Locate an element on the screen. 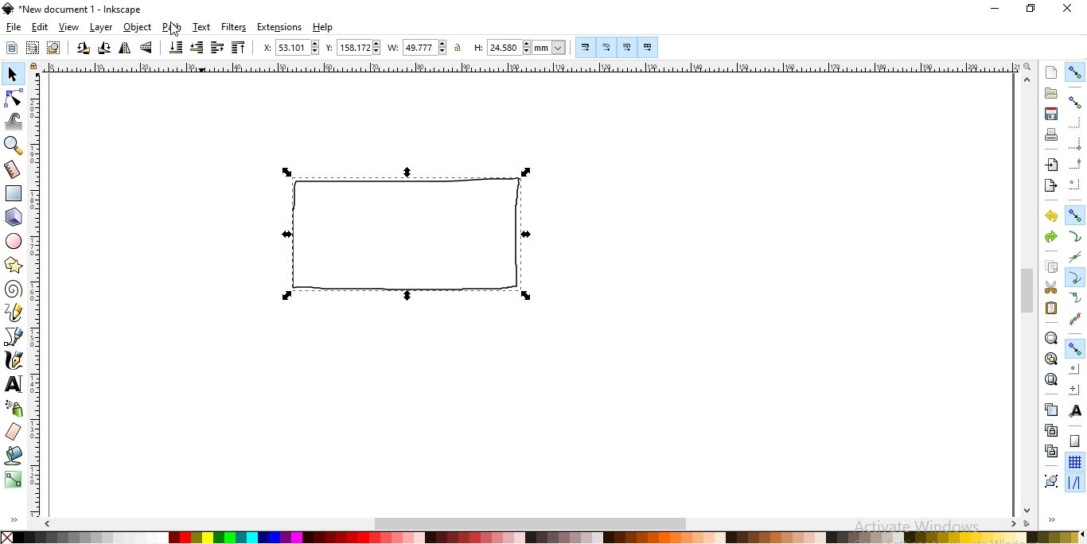 This screenshot has width=1087, height=544. create and edit text objects is located at coordinates (11, 383).